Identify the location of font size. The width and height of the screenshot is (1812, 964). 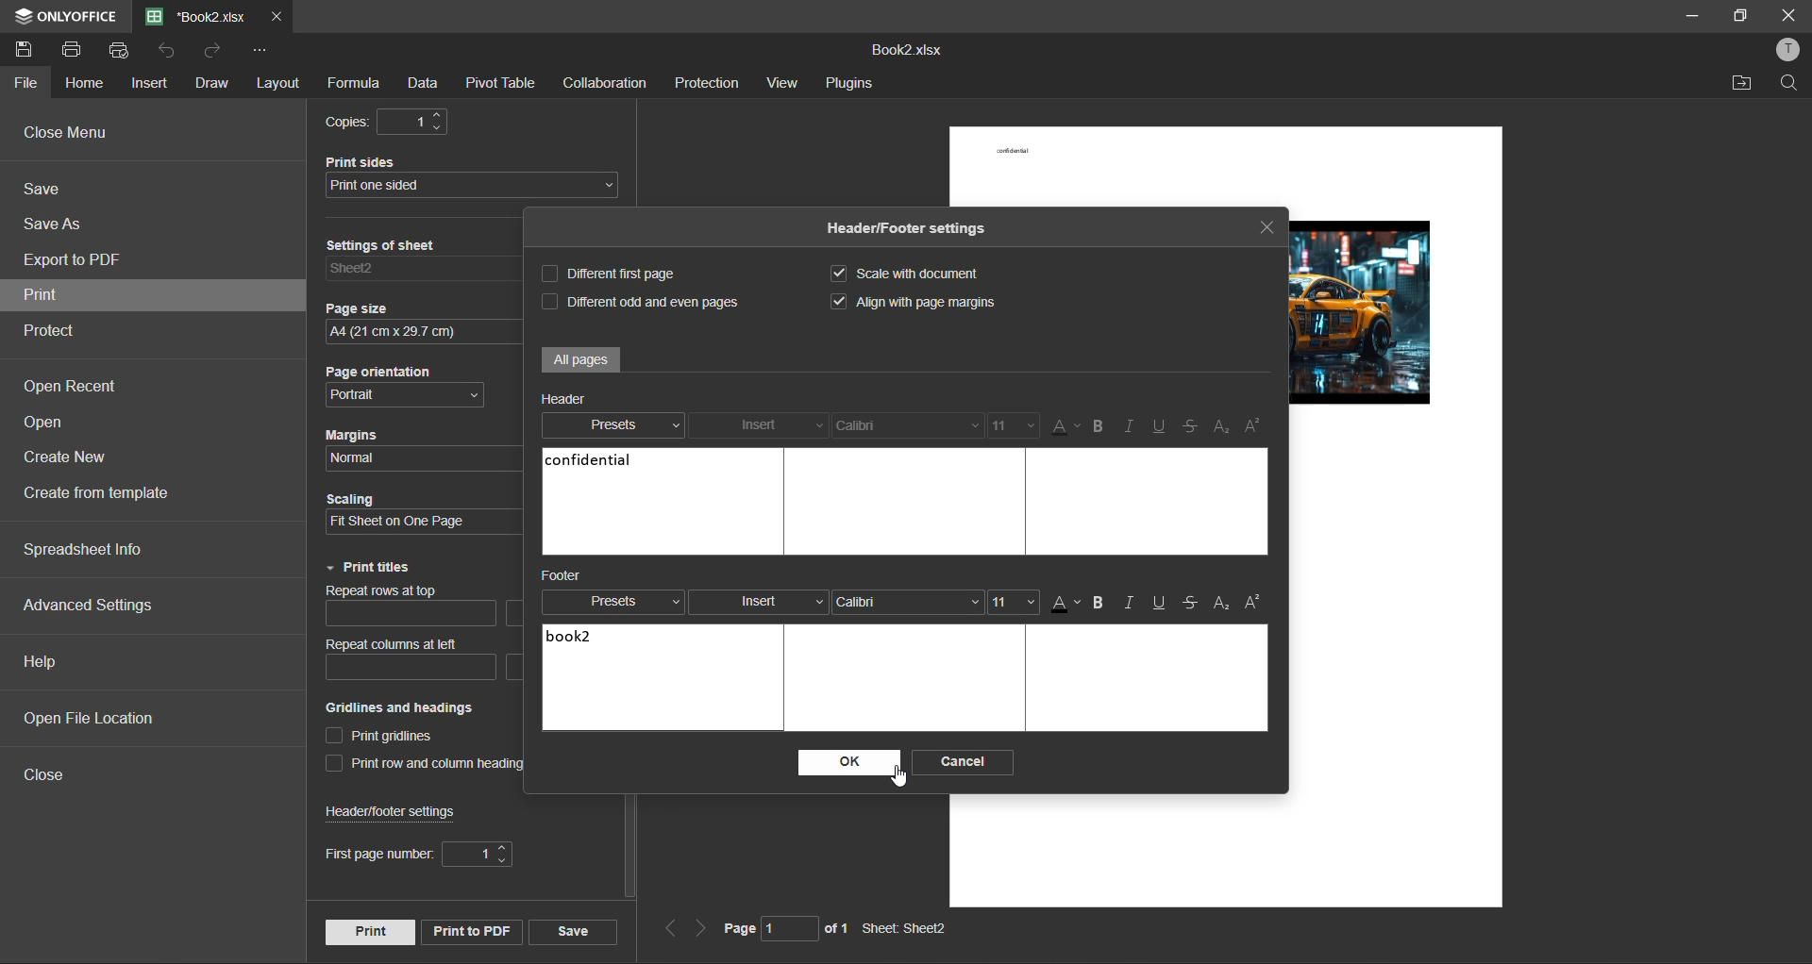
(1014, 603).